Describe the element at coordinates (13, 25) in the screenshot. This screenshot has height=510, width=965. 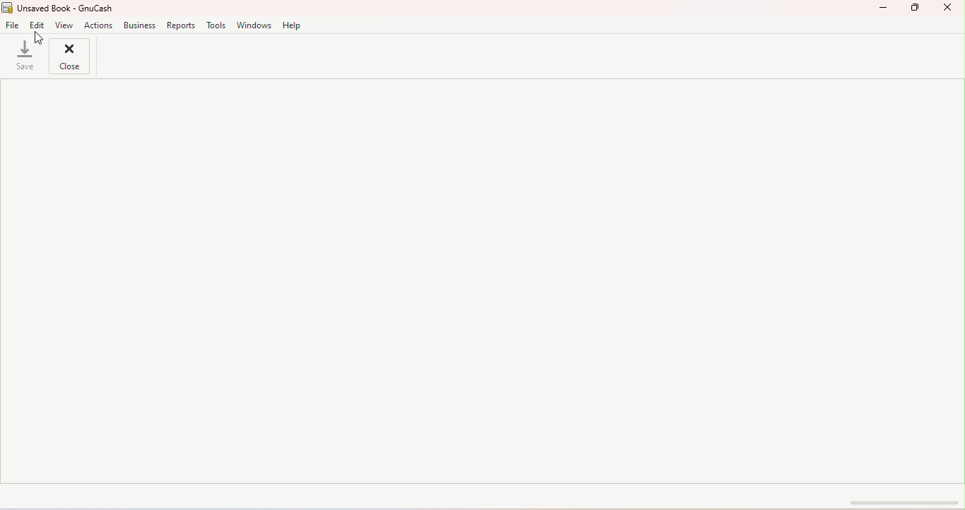
I see `File` at that location.